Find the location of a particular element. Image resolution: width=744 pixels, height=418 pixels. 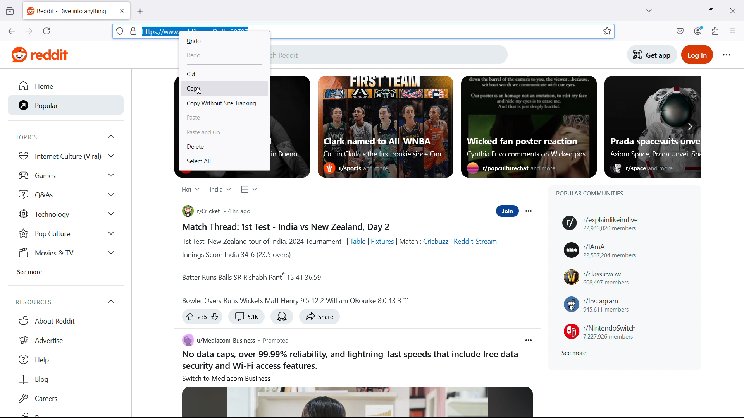

copy is located at coordinates (225, 89).